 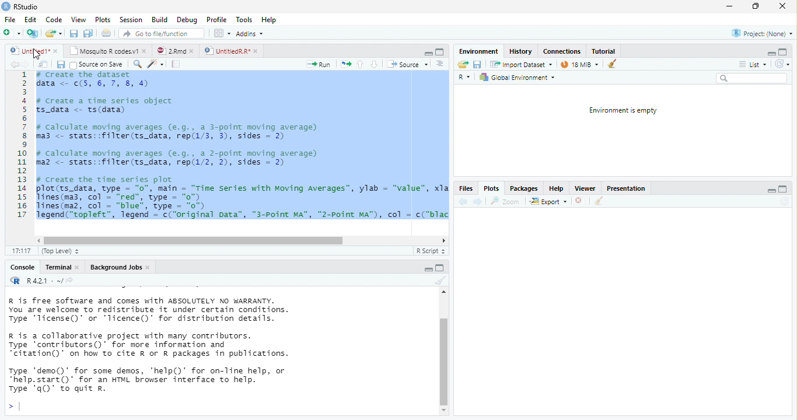 I want to click on re-run the previous code, so click(x=346, y=64).